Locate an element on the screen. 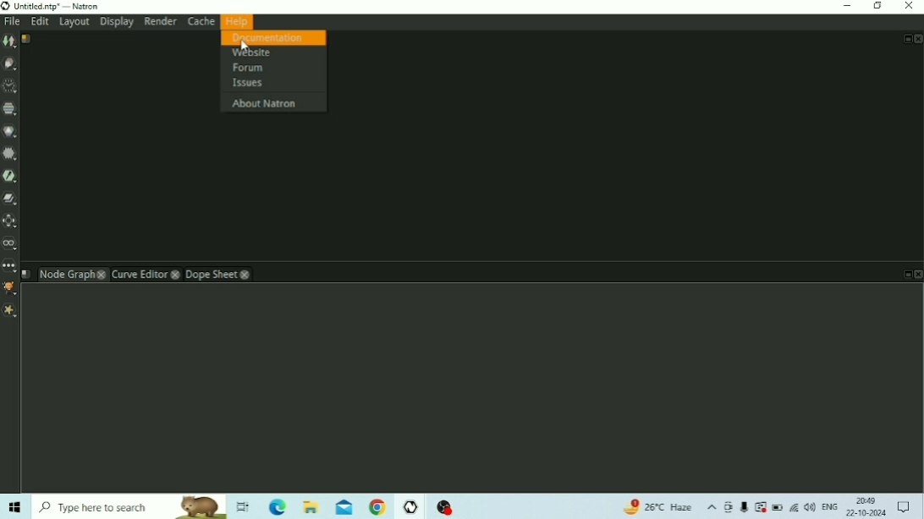  GMIC is located at coordinates (9, 288).